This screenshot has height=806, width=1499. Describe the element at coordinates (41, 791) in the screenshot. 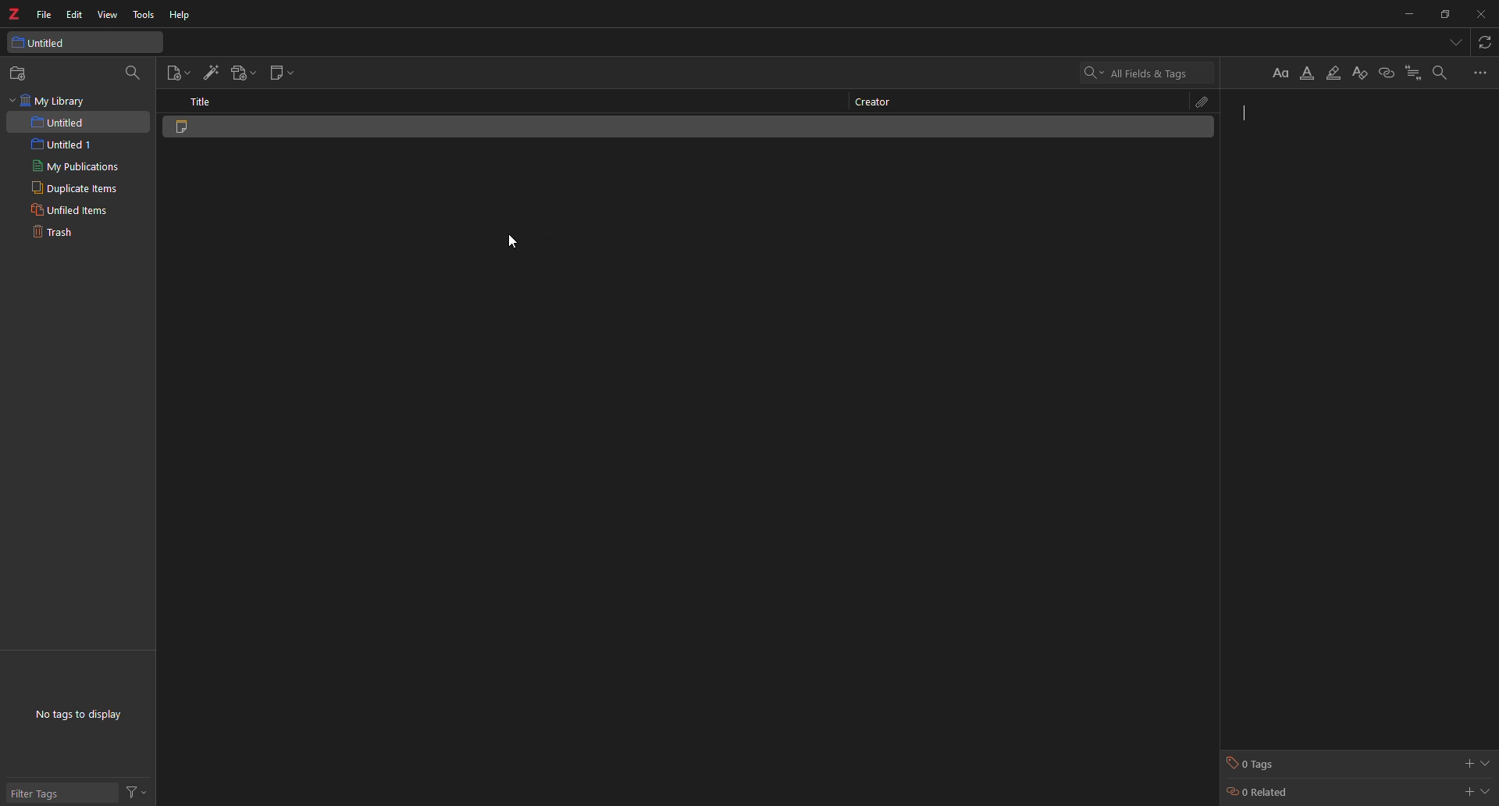

I see `filter tags` at that location.